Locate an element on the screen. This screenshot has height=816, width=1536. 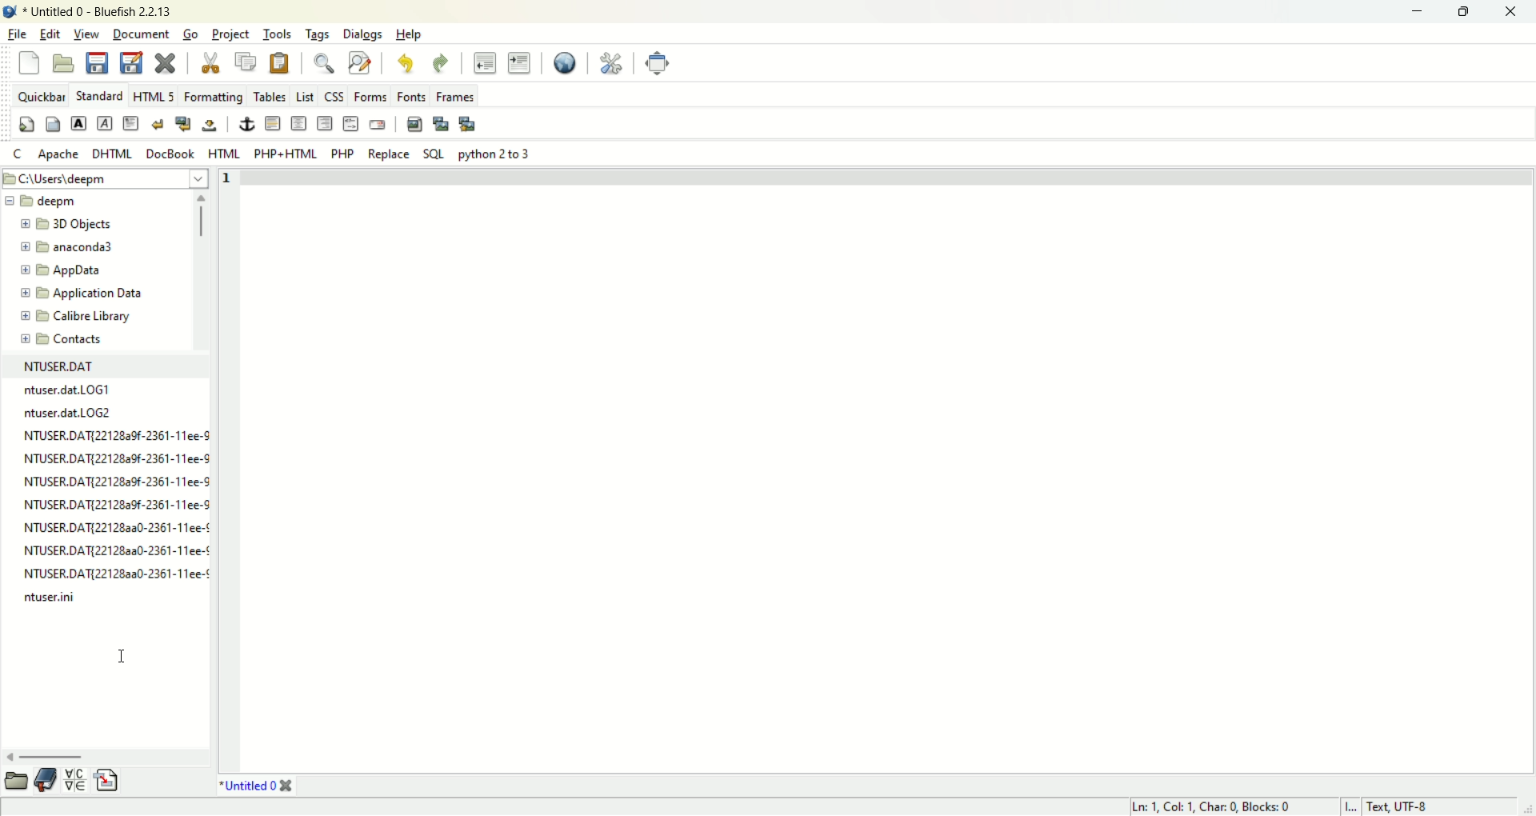
scroll bar is located at coordinates (106, 759).